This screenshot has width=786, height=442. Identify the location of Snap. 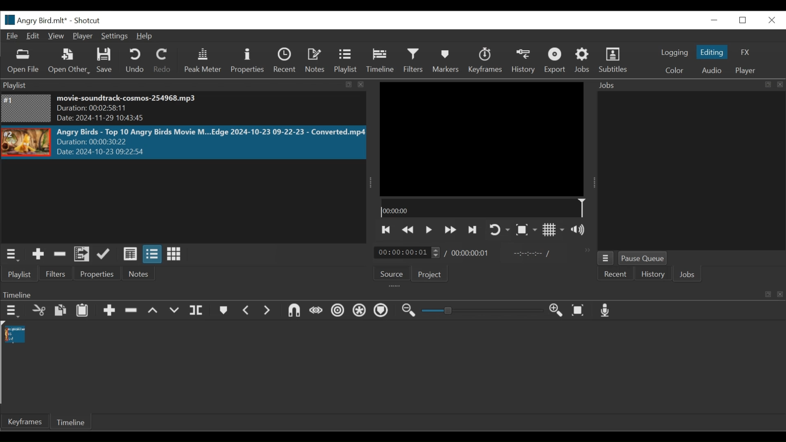
(293, 311).